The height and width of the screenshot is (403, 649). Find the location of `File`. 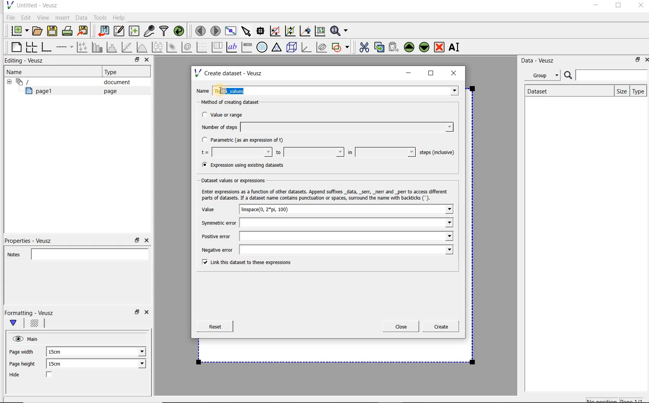

File is located at coordinates (9, 18).